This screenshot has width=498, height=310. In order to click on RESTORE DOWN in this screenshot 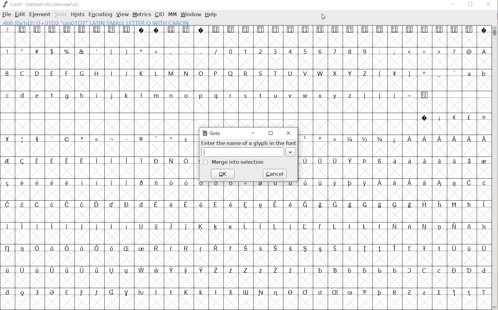, I will do `click(471, 6)`.